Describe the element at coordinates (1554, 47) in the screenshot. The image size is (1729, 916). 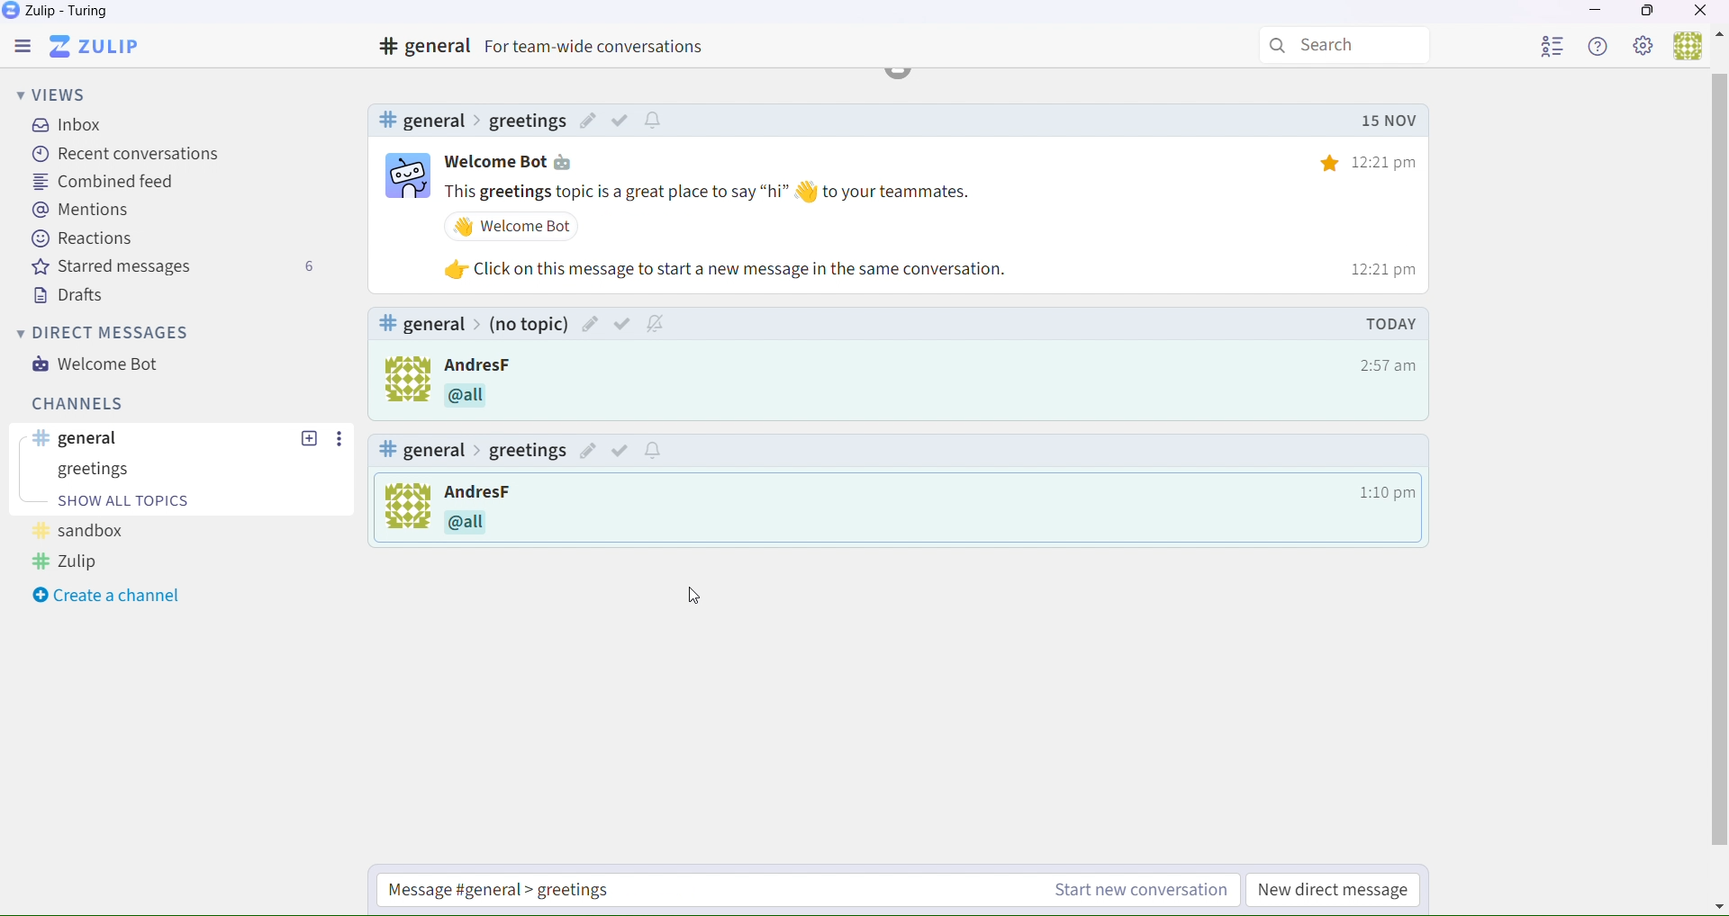
I see `User List` at that location.